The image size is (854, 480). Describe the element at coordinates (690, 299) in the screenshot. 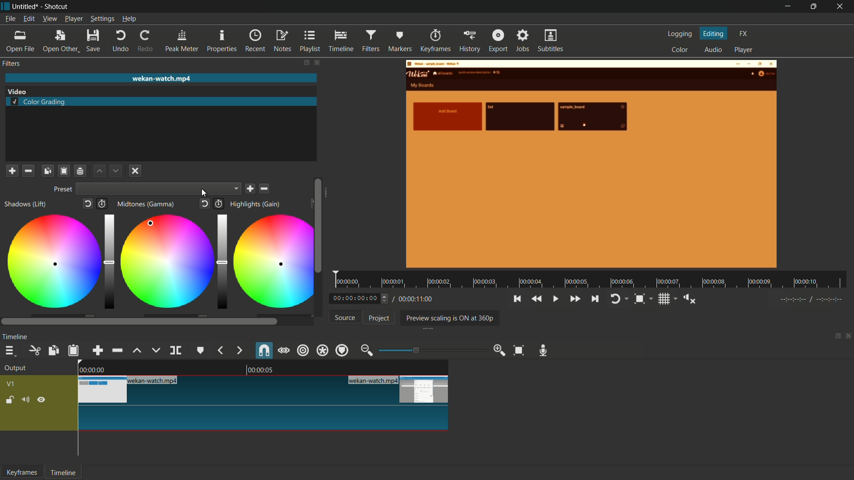

I see `show volume control` at that location.